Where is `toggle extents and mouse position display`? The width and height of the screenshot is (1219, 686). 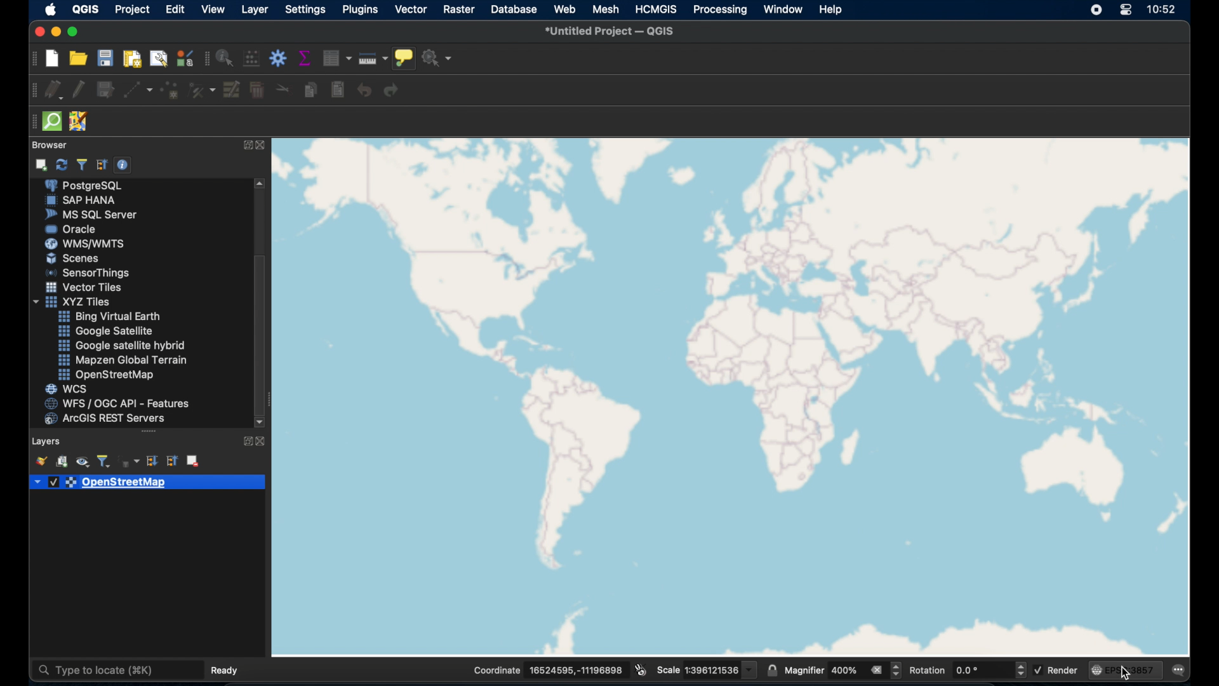 toggle extents and mouse position display is located at coordinates (641, 668).